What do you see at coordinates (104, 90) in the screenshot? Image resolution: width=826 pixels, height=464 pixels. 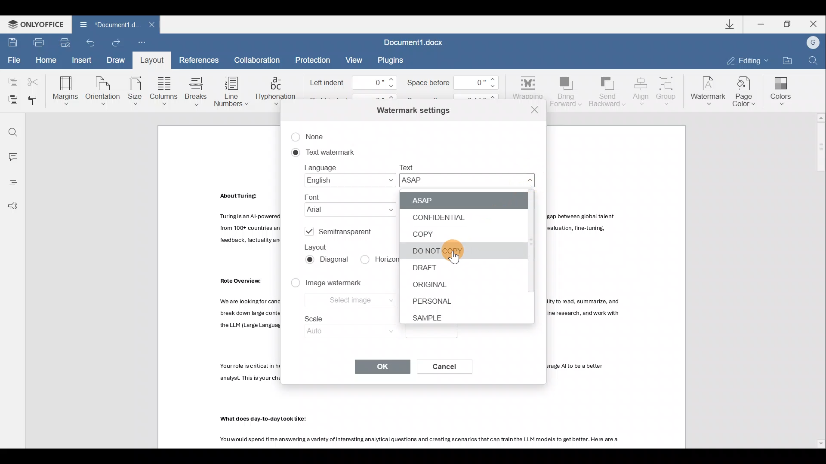 I see `Orientation` at bounding box center [104, 90].